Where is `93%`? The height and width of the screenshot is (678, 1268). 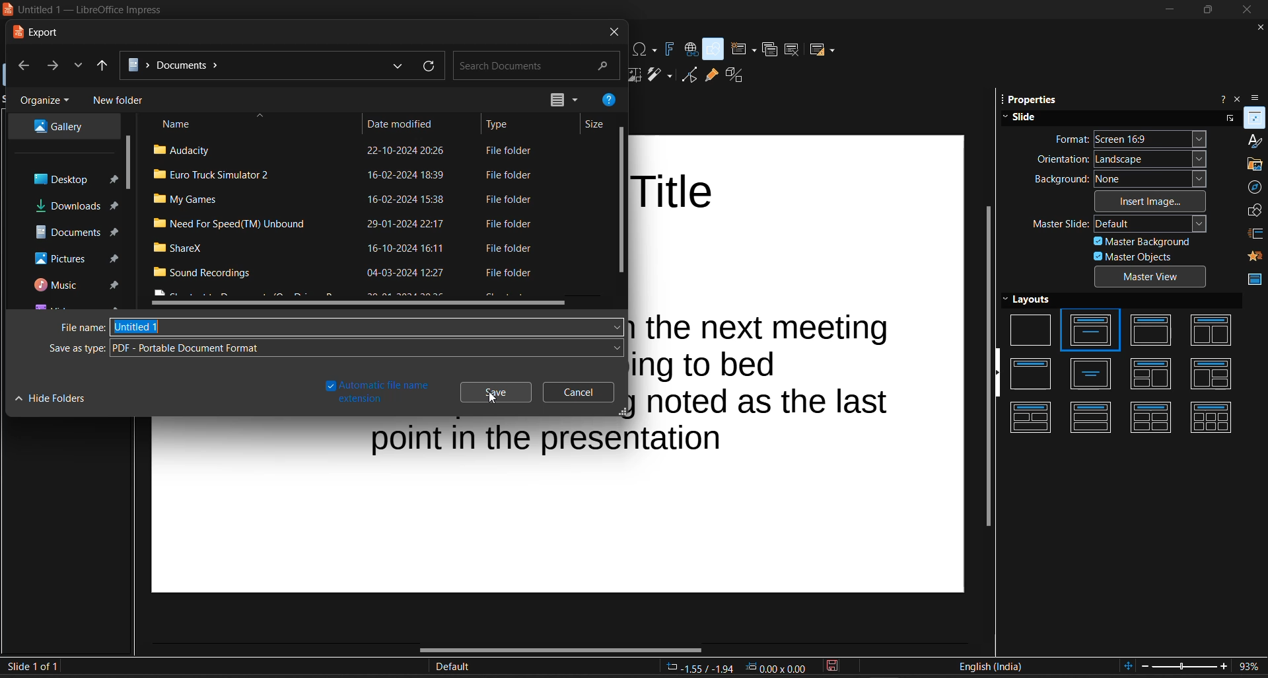 93% is located at coordinates (1253, 667).